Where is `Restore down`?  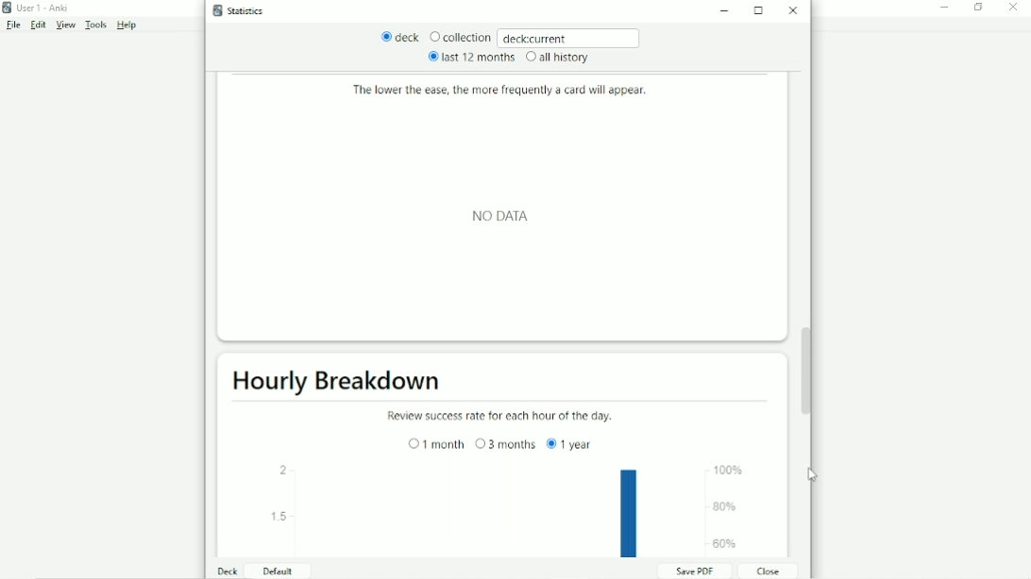 Restore down is located at coordinates (979, 8).